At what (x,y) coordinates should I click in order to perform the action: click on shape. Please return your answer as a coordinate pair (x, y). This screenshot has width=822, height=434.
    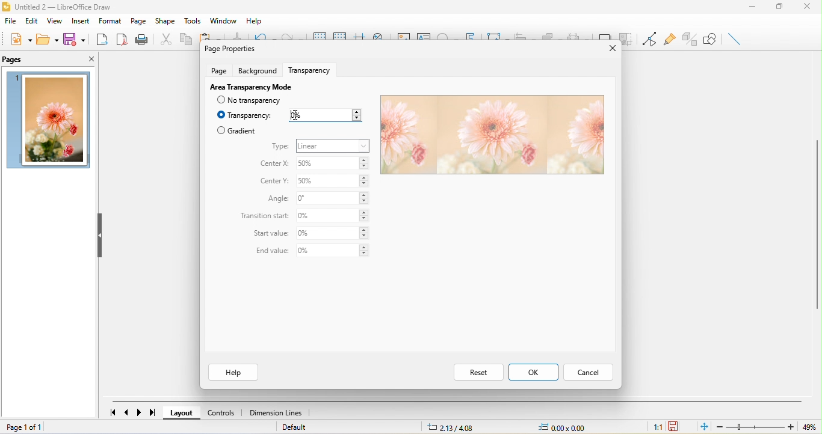
    Looking at the image, I should click on (165, 22).